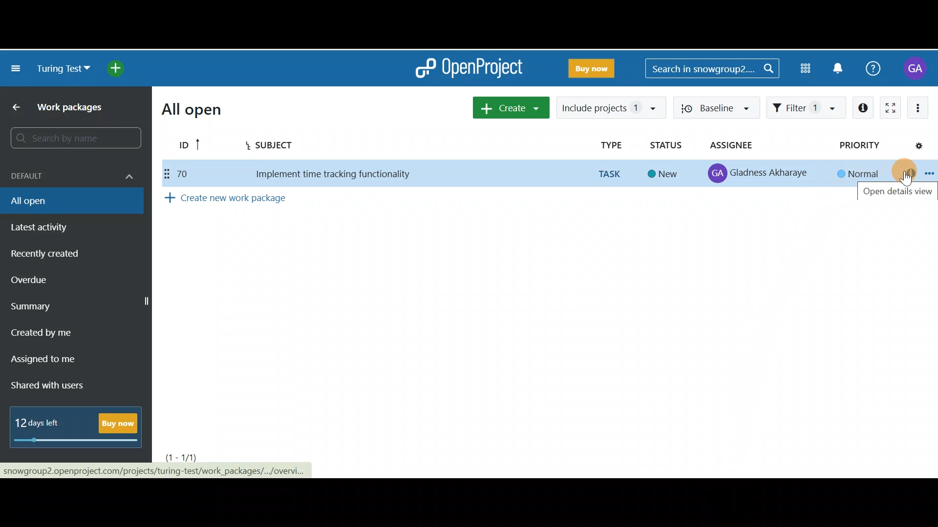 The image size is (938, 527). Describe the element at coordinates (665, 177) in the screenshot. I see `New` at that location.